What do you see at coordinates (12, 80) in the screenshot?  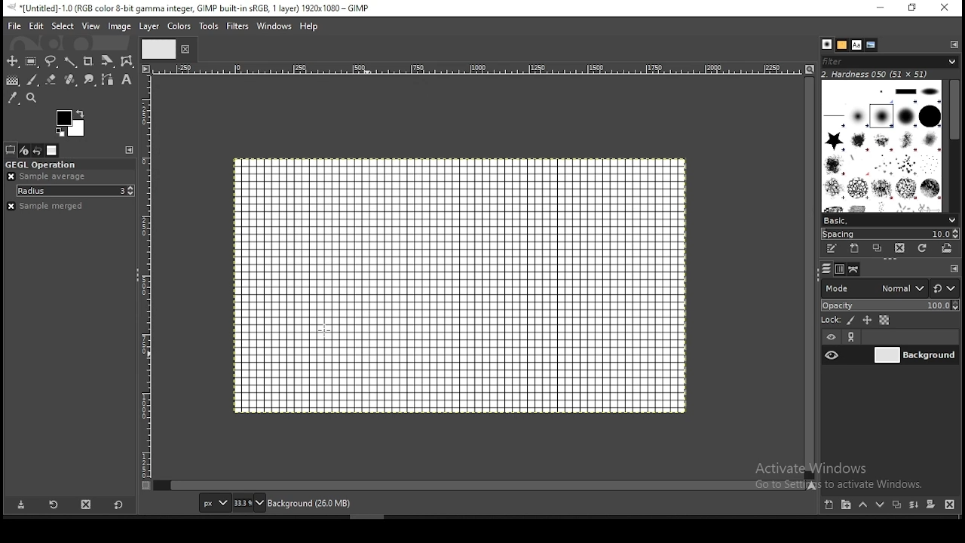 I see `gradient tool` at bounding box center [12, 80].